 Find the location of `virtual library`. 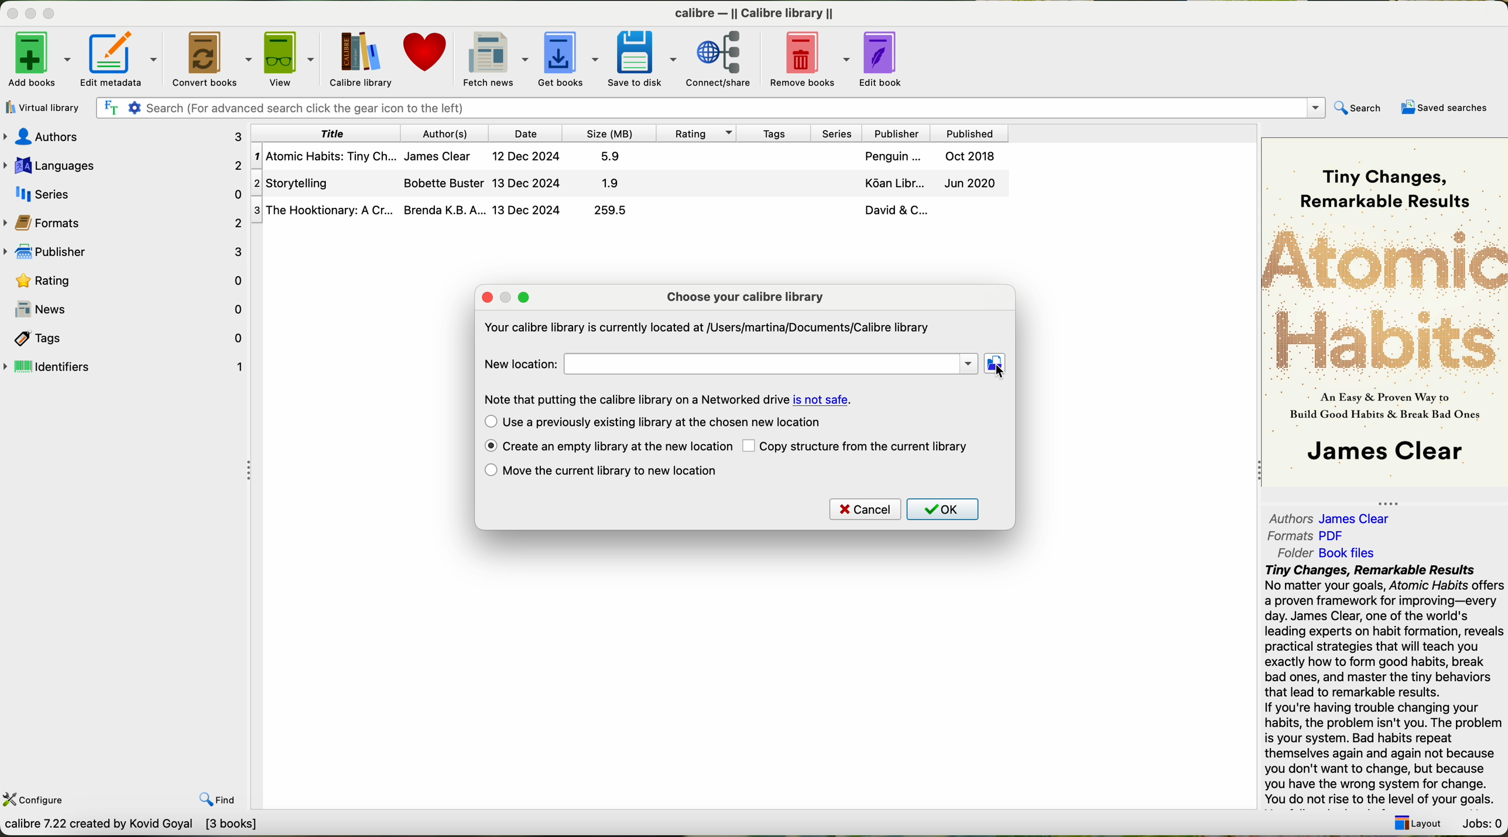

virtual library is located at coordinates (40, 107).